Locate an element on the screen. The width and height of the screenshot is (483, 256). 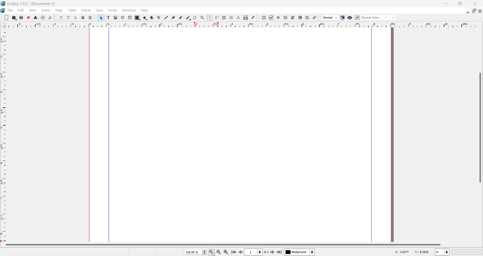
PDF Radio Button is located at coordinates (278, 17).